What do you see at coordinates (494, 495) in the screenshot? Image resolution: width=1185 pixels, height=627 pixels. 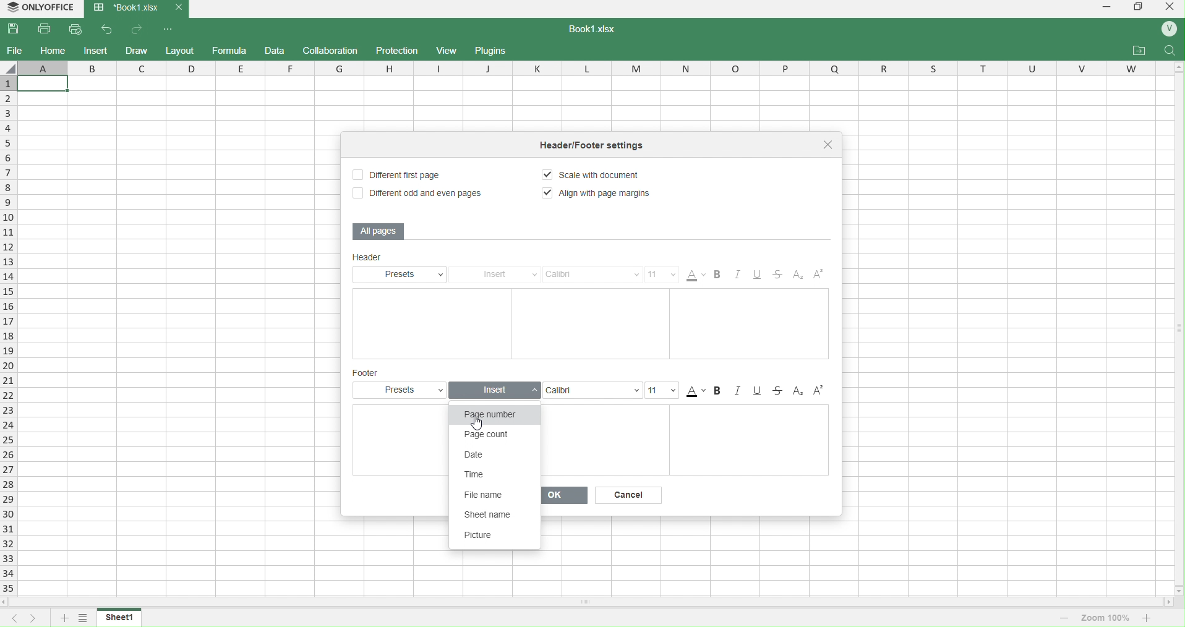 I see `File name` at bounding box center [494, 495].